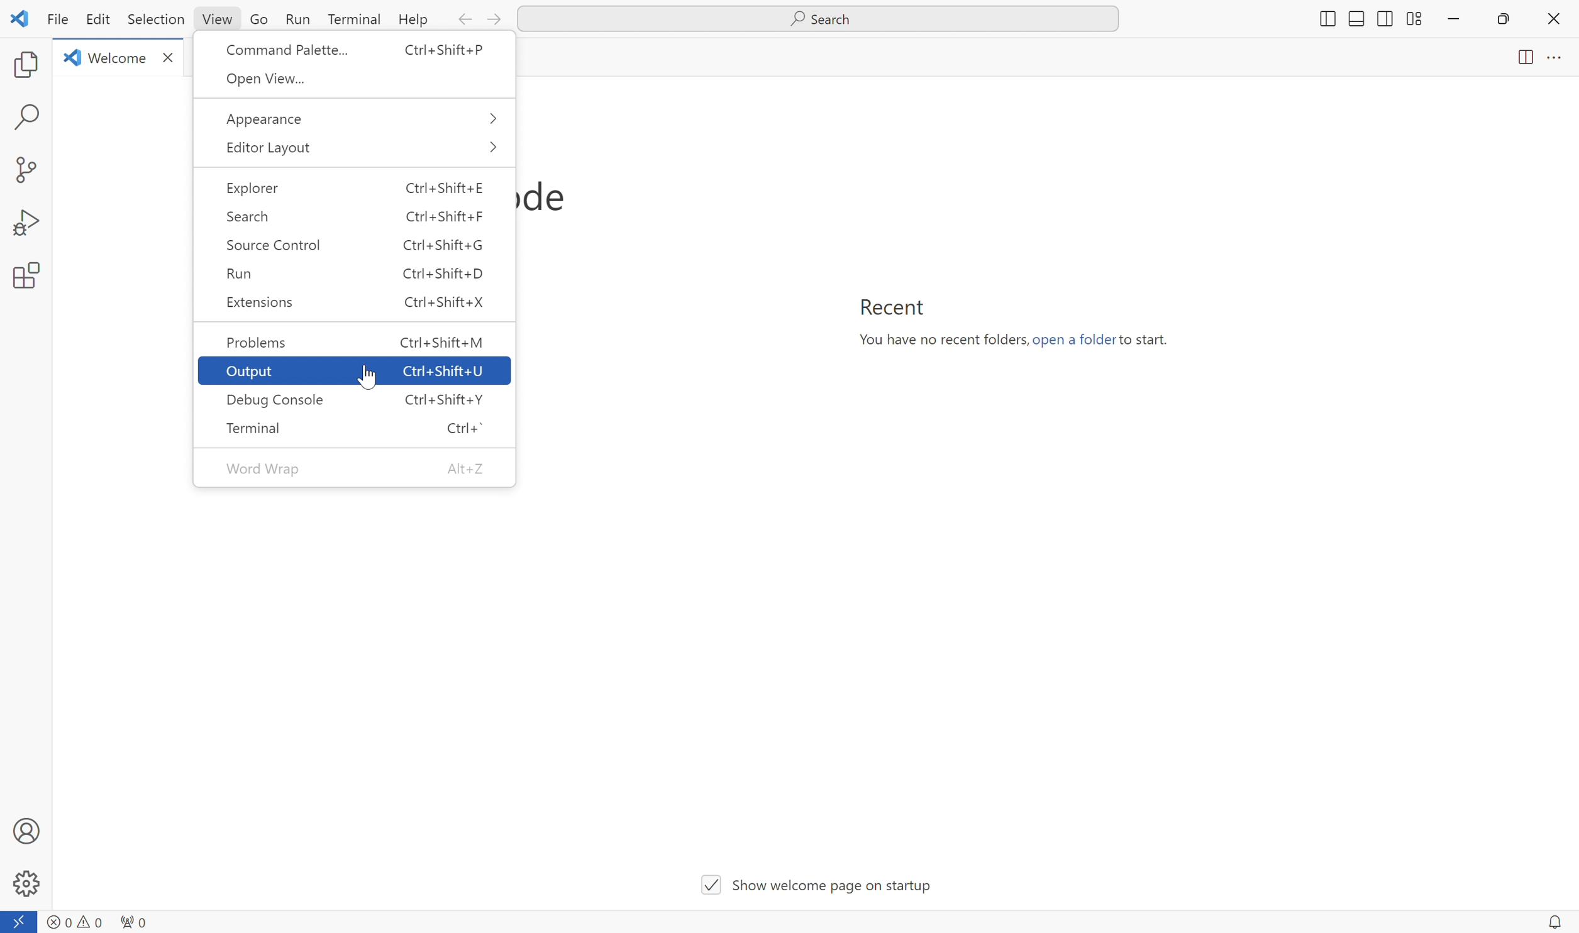  I want to click on change position, so click(1360, 22).